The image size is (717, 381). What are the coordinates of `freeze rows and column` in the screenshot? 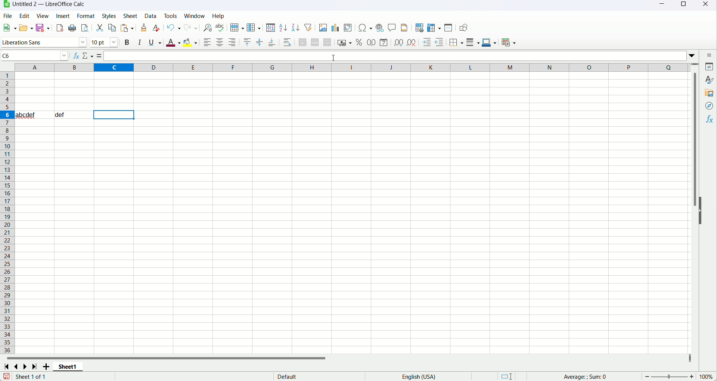 It's located at (434, 27).